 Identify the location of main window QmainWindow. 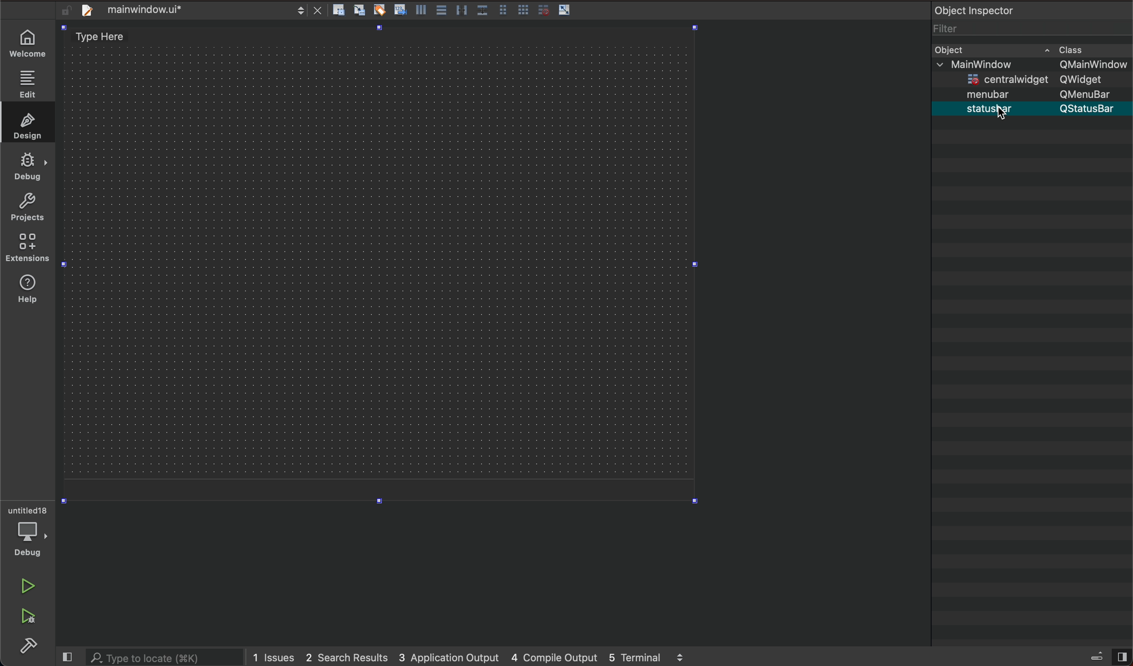
(1030, 67).